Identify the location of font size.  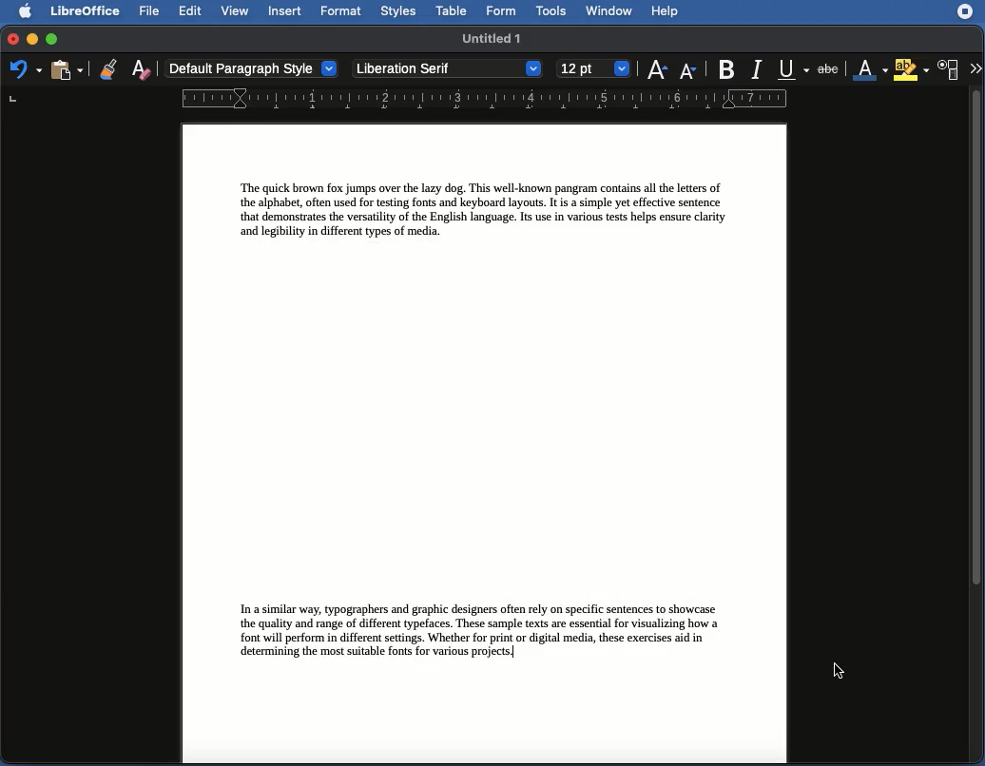
(590, 68).